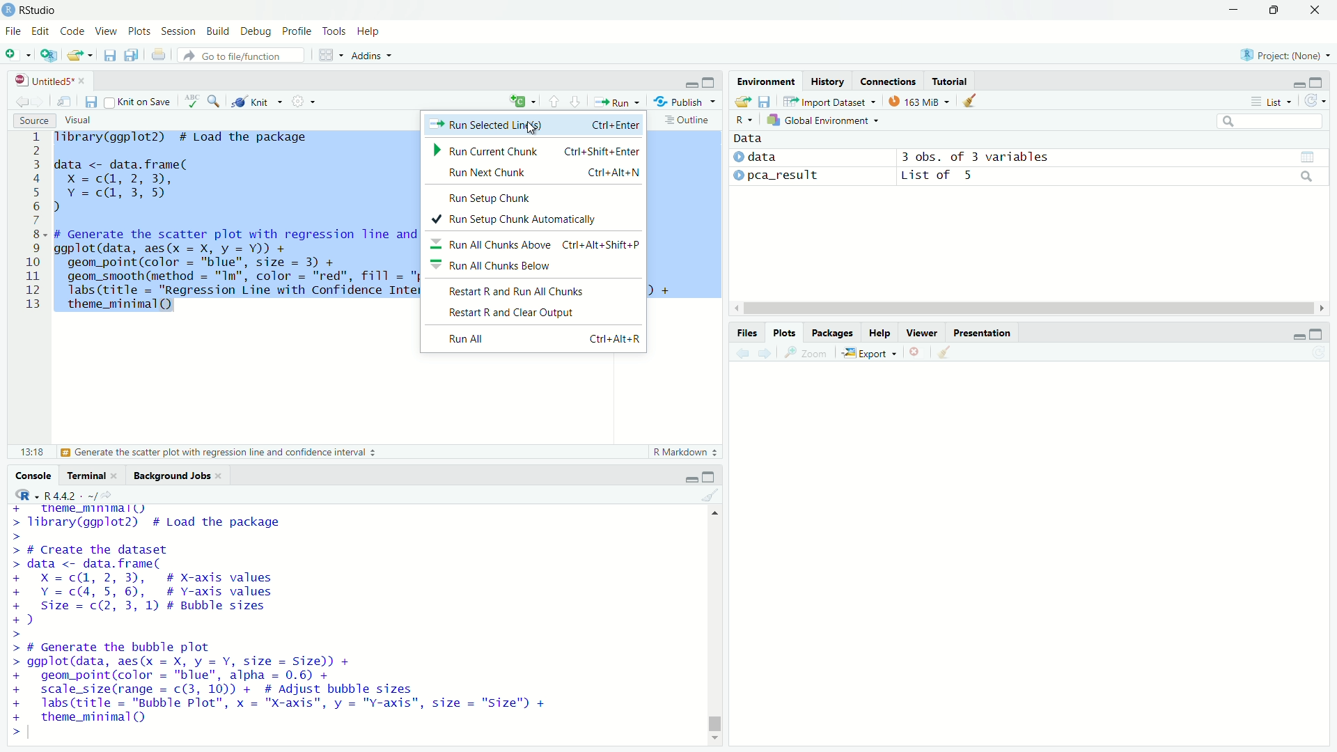  What do you see at coordinates (1317, 333) in the screenshot?
I see `expand` at bounding box center [1317, 333].